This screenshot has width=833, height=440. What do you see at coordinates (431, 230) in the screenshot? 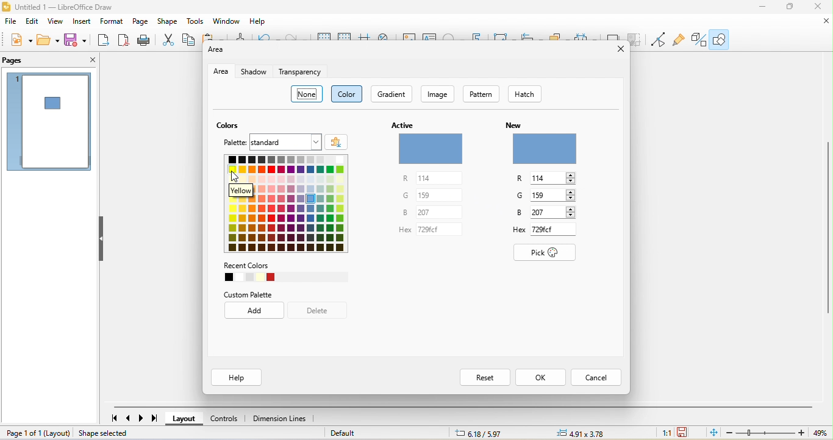
I see `hex 729 cf` at bounding box center [431, 230].